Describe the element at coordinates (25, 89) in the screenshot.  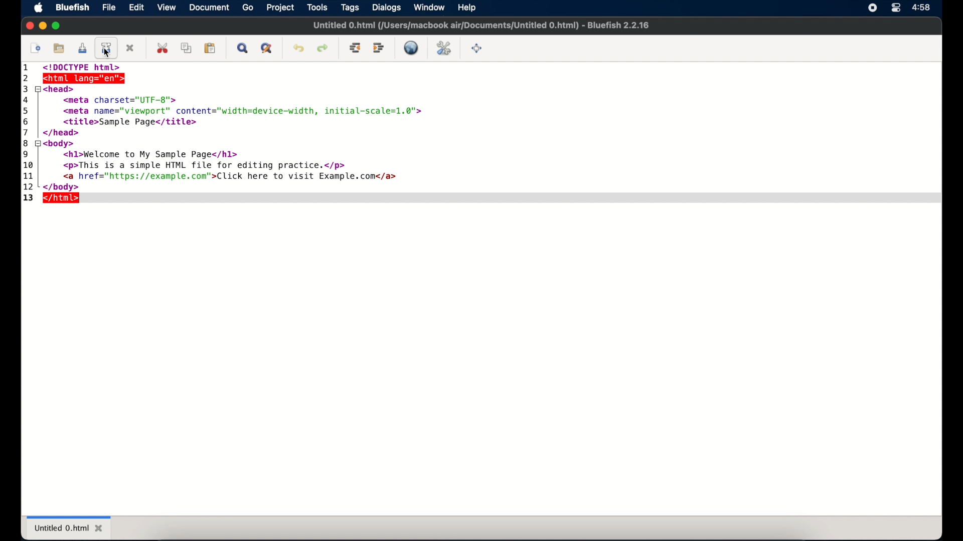
I see `3` at that location.